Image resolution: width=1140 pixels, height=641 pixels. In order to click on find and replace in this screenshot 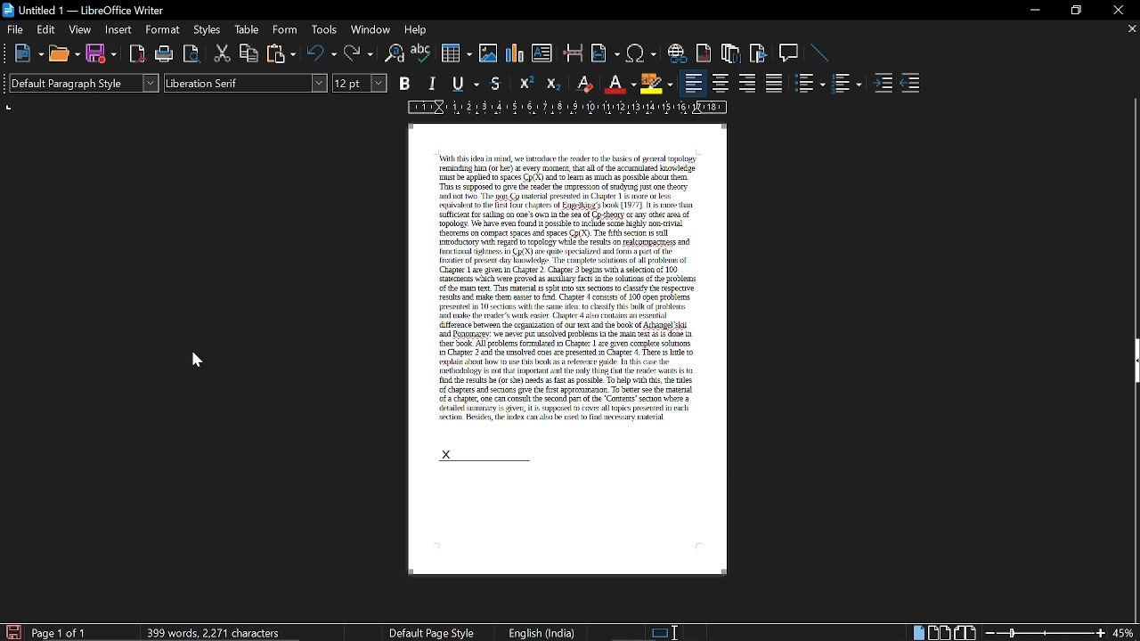, I will do `click(395, 53)`.